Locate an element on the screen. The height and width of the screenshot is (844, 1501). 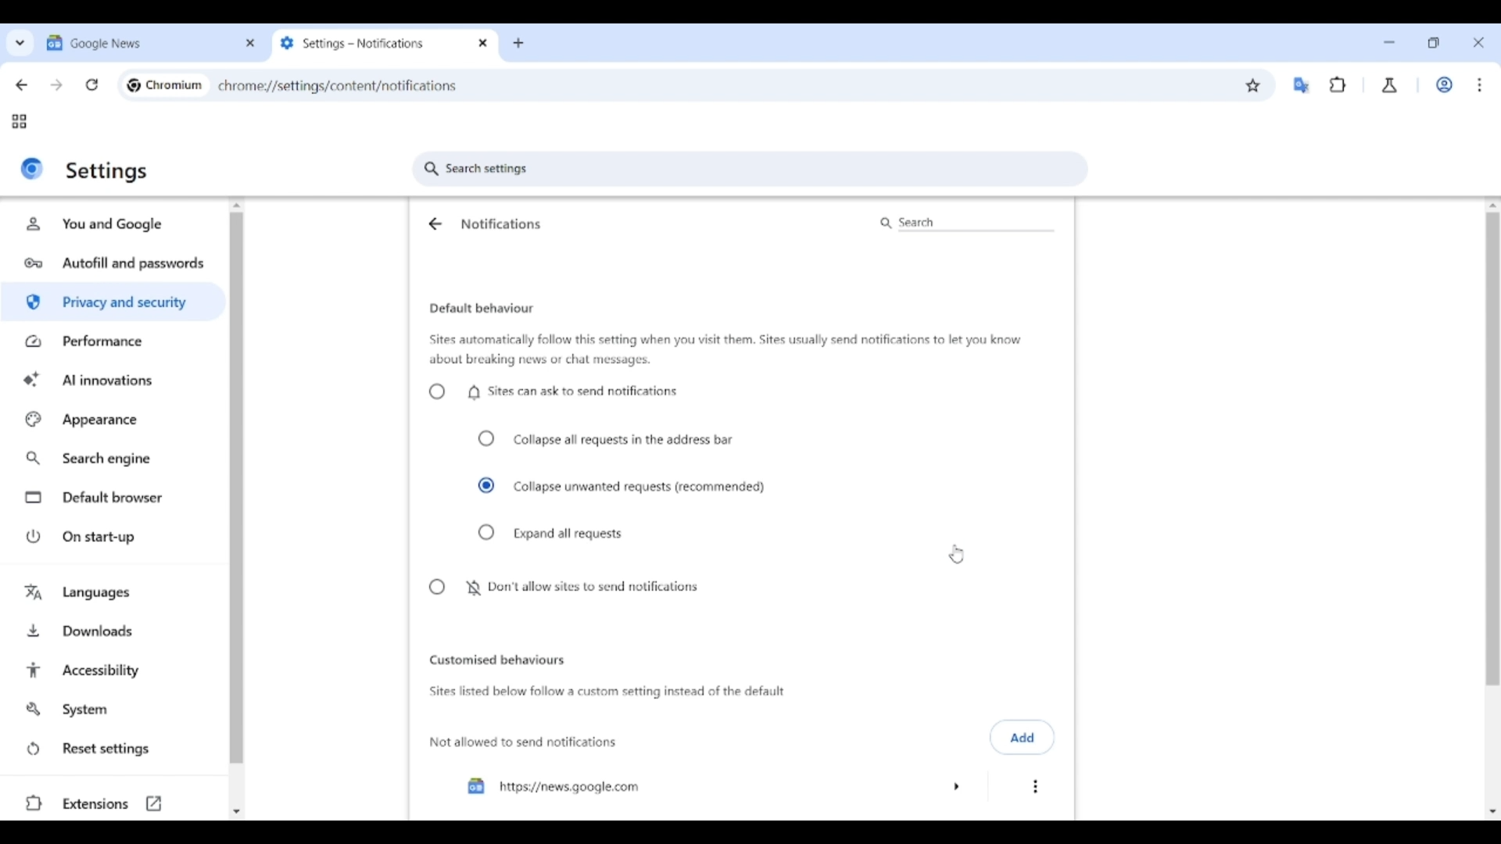
Minimize is located at coordinates (1389, 42).